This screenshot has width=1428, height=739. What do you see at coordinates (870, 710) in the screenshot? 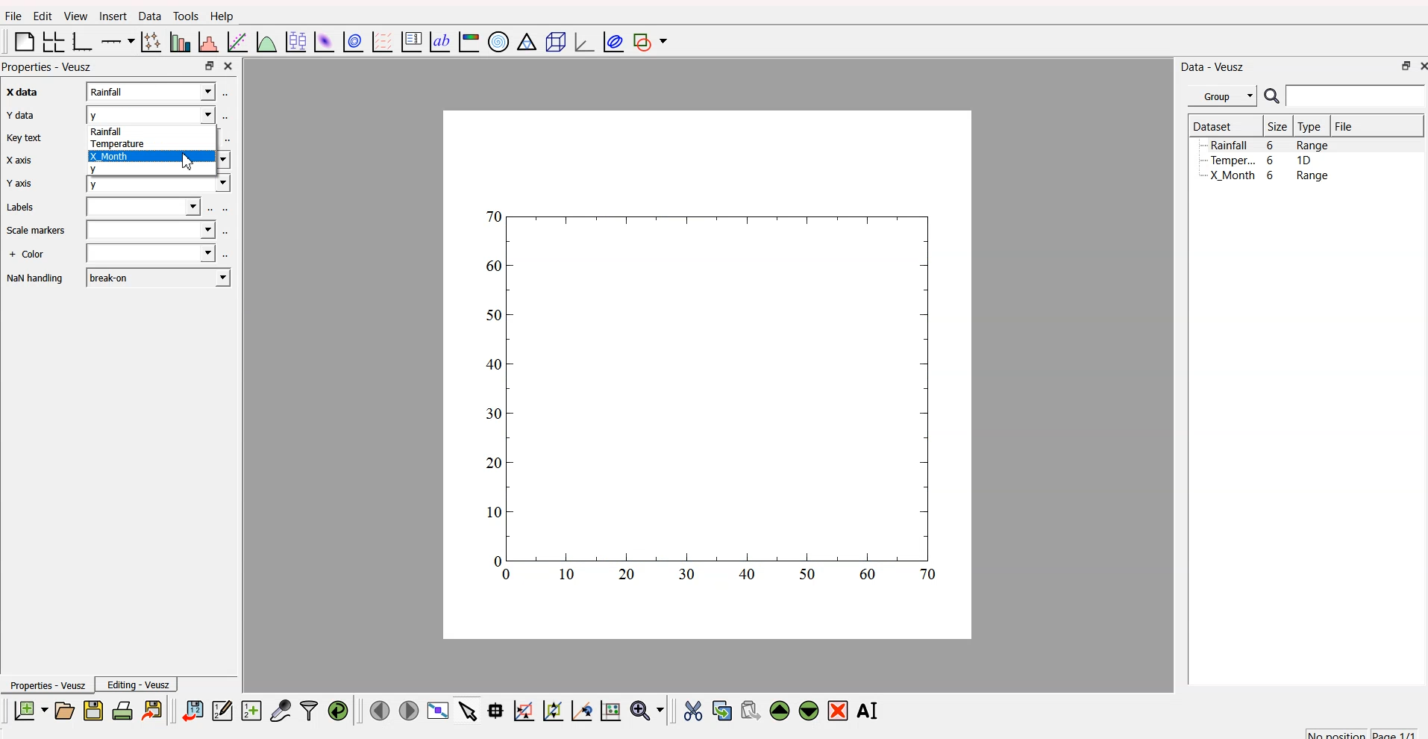
I see `rename the selected widget` at bounding box center [870, 710].